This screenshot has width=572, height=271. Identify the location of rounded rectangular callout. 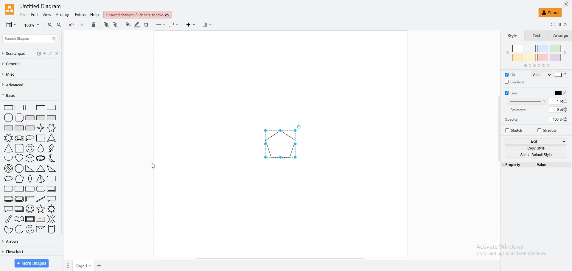
(7, 208).